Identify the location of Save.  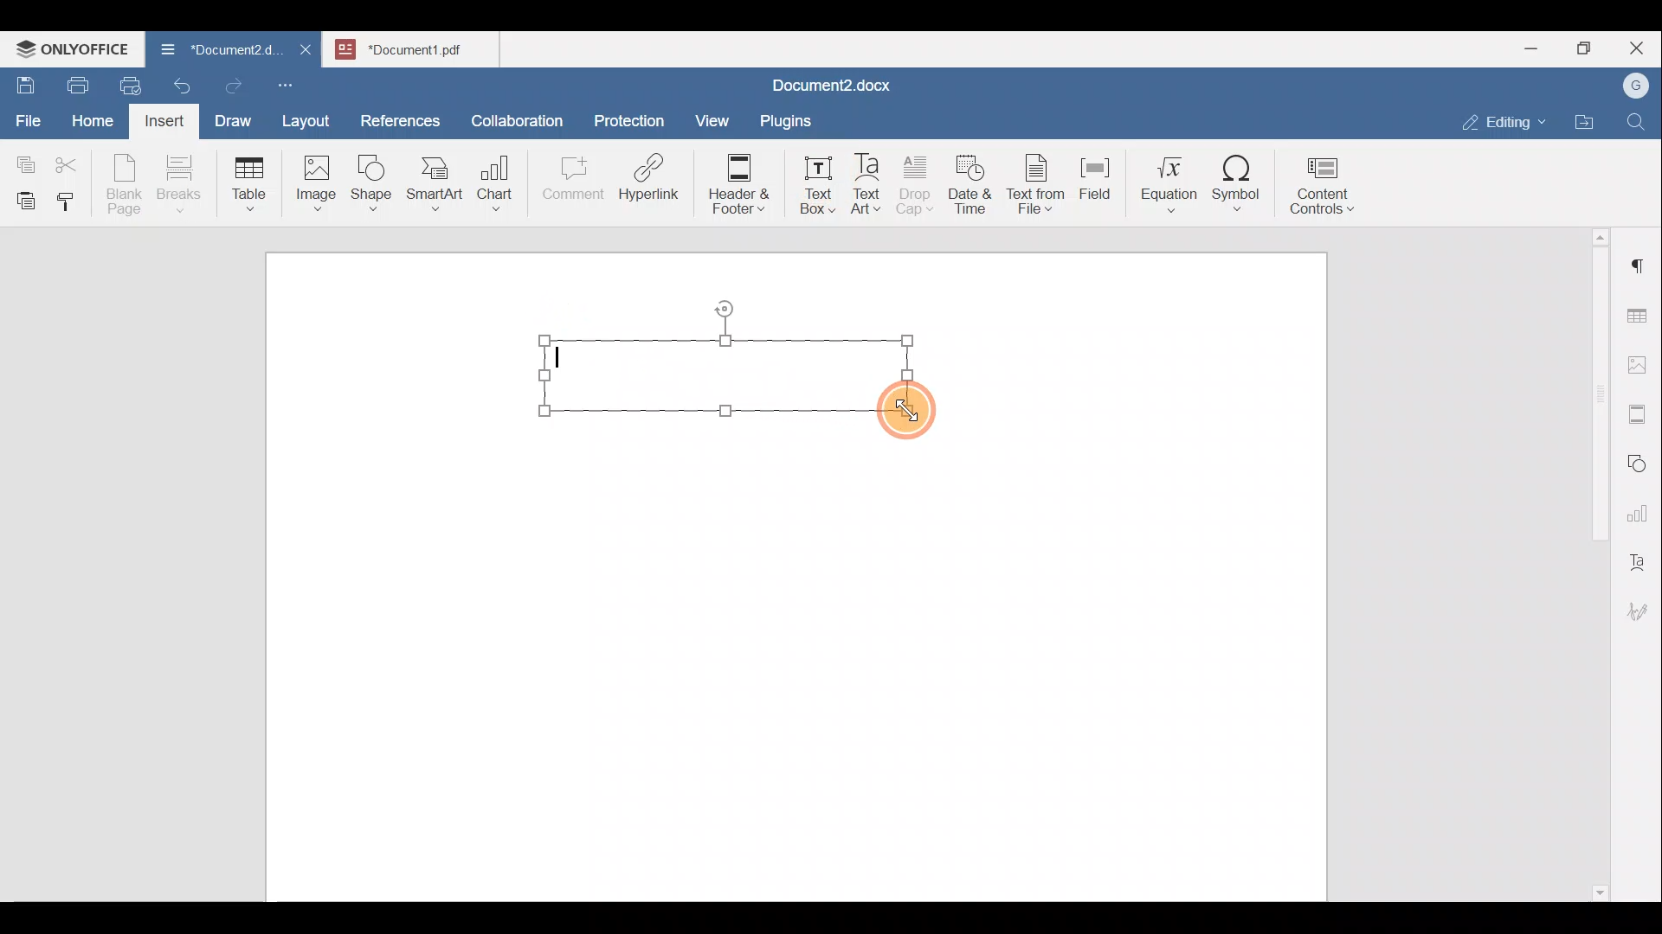
(24, 81).